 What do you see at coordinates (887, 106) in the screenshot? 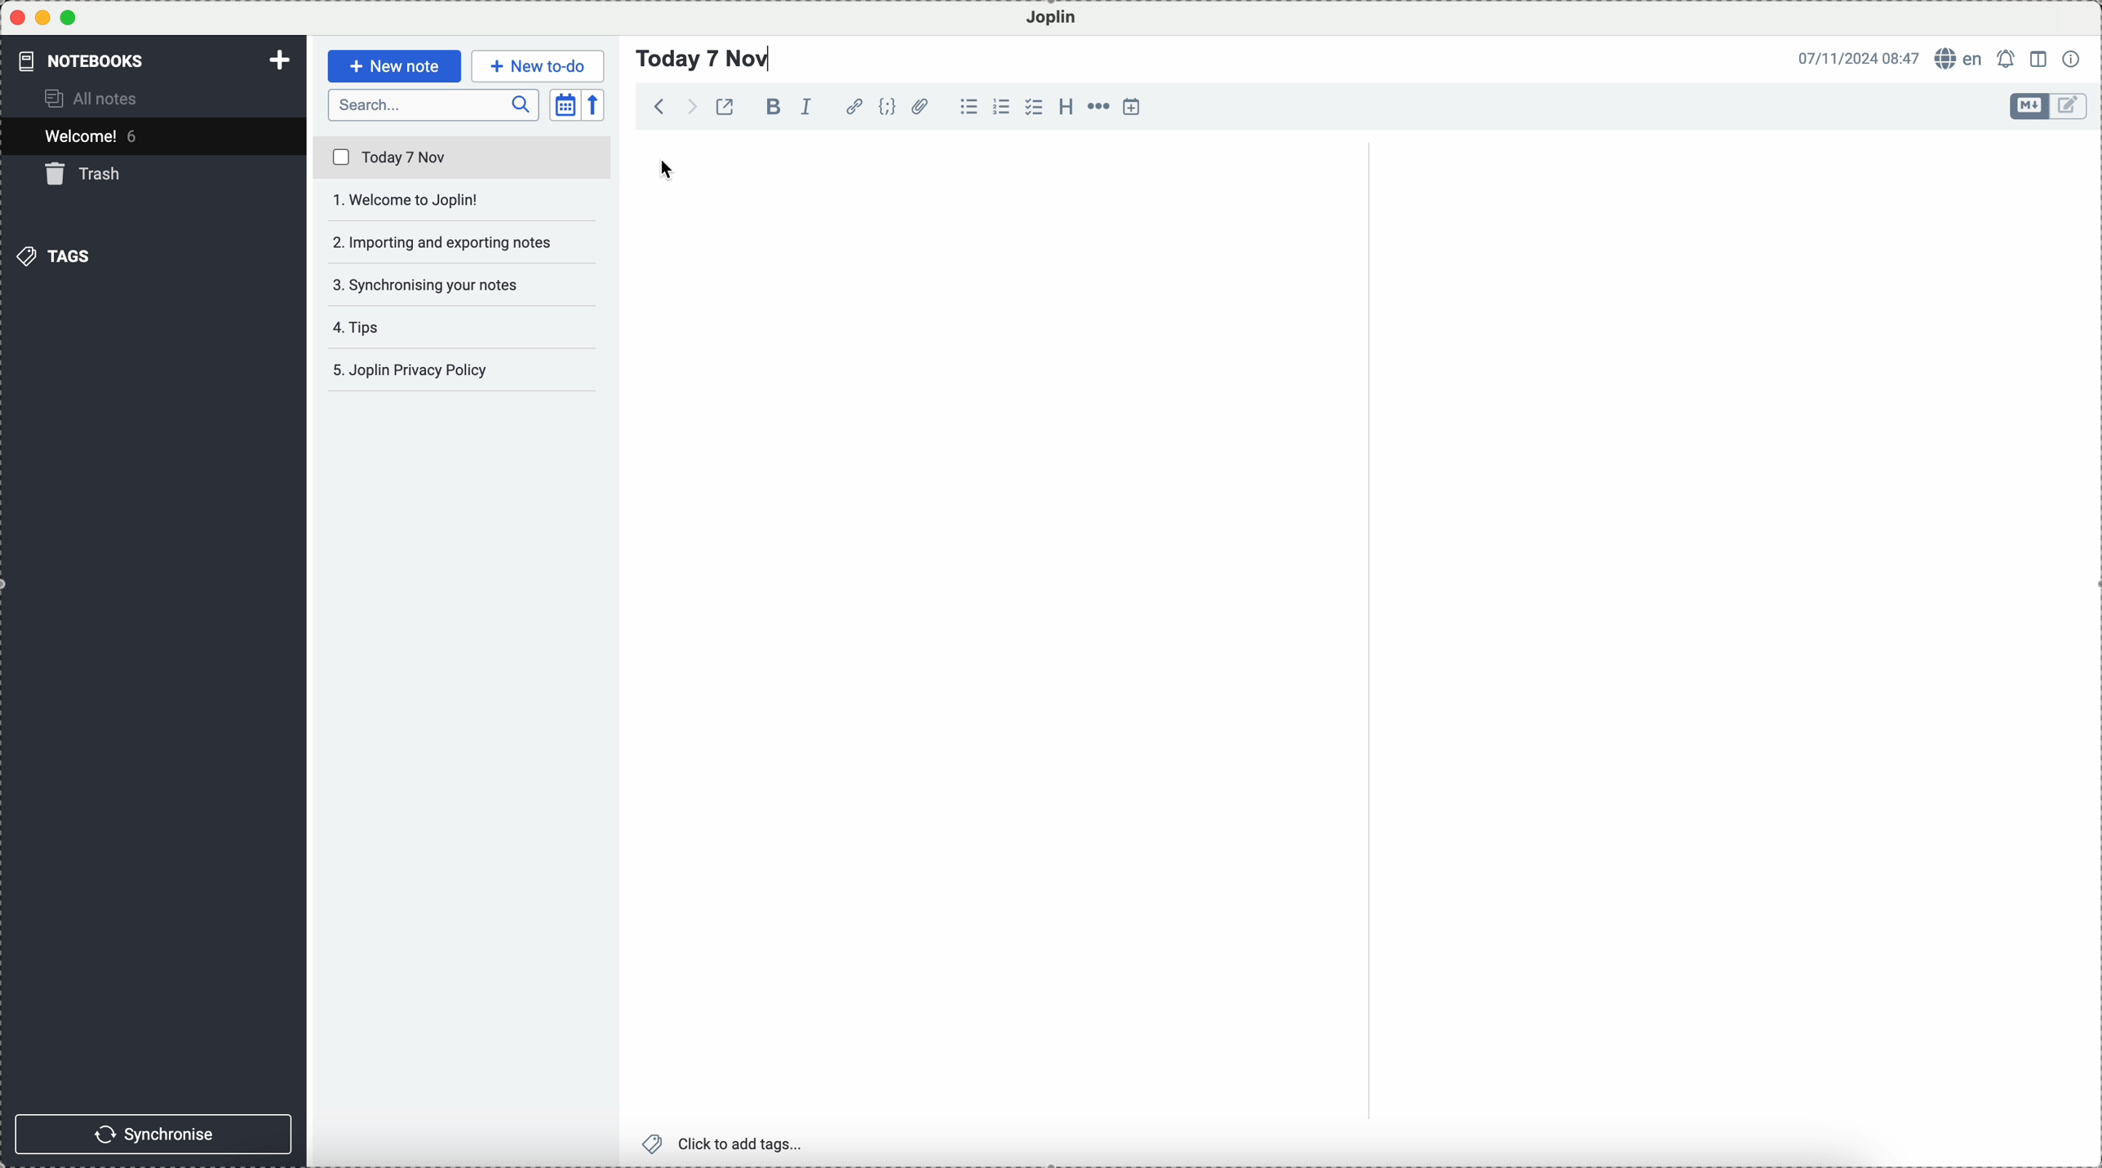
I see `code` at bounding box center [887, 106].